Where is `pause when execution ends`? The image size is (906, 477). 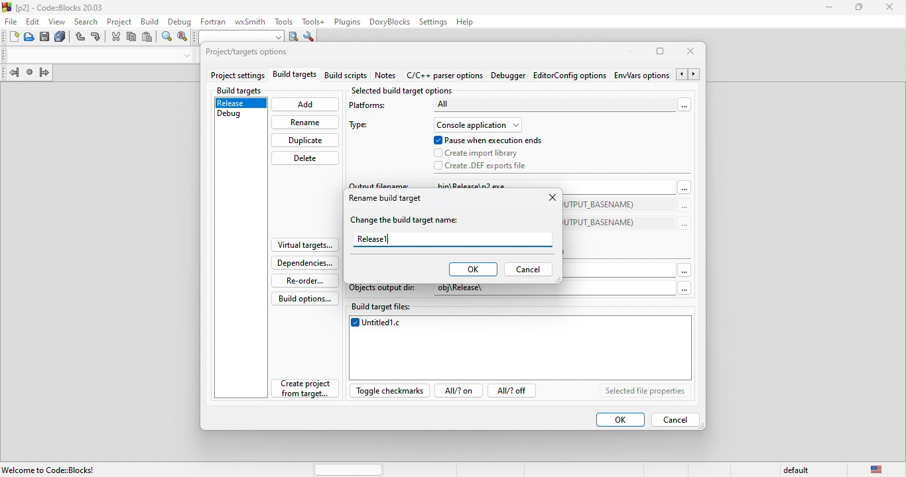
pause when execution ends is located at coordinates (488, 140).